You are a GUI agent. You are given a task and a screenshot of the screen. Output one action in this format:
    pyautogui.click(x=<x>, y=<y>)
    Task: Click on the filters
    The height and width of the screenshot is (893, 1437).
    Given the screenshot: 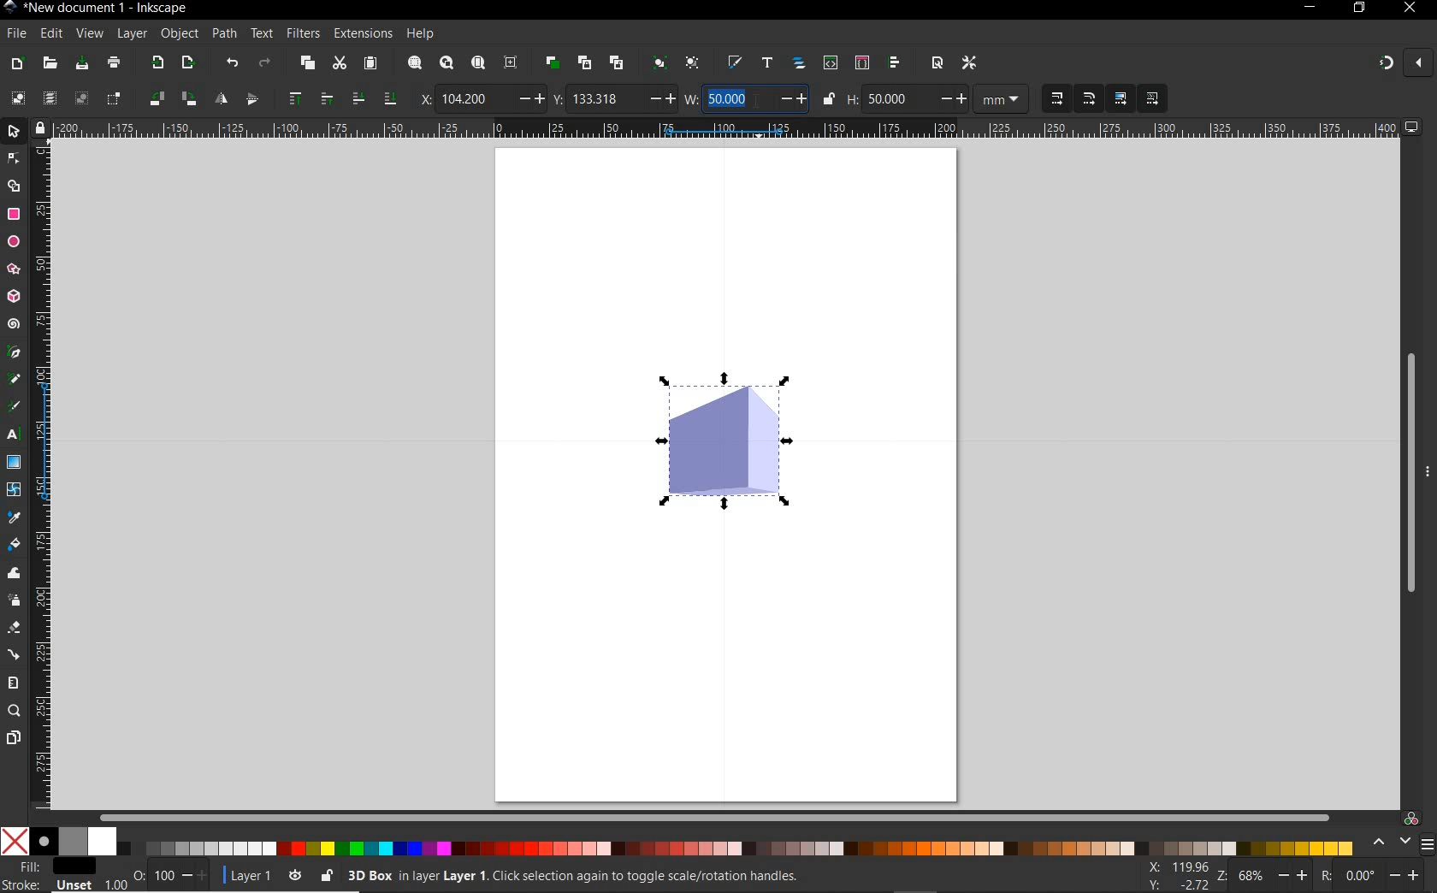 What is the action you would take?
    pyautogui.click(x=305, y=33)
    